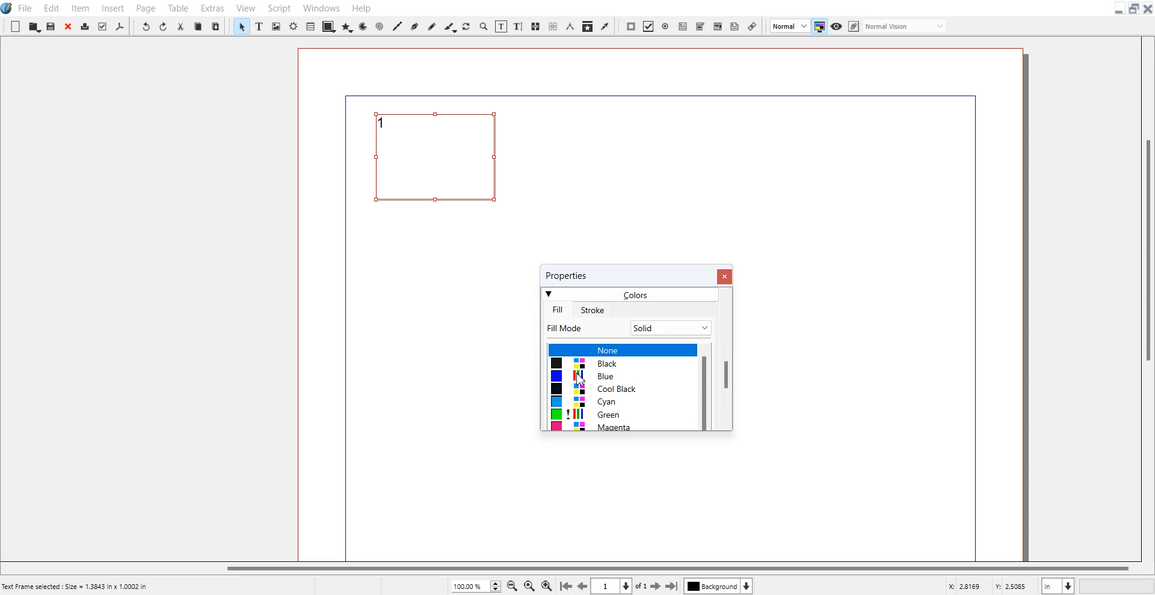 The width and height of the screenshot is (1155, 595). Describe the element at coordinates (1133, 8) in the screenshot. I see `Maximize` at that location.